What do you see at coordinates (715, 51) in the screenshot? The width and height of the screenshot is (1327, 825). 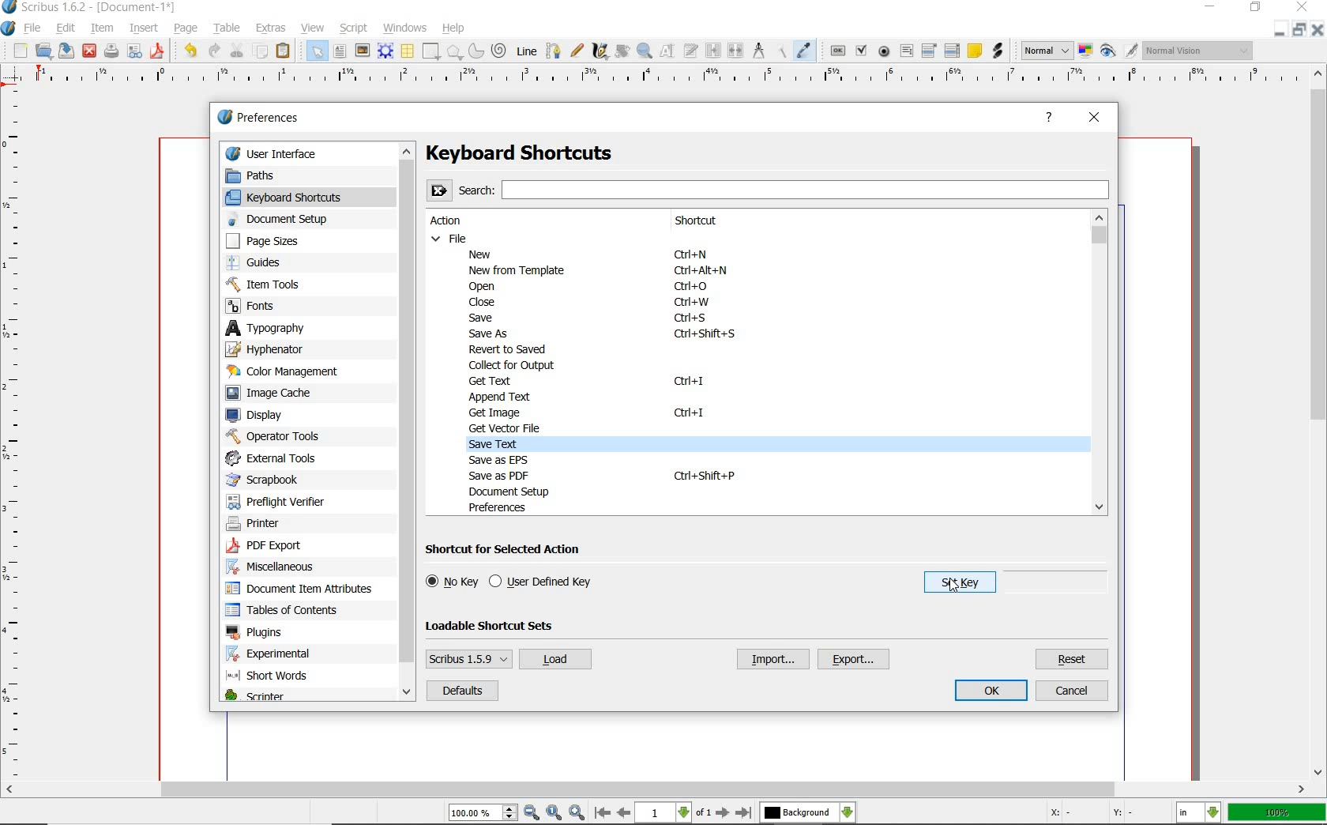 I see `link text frames` at bounding box center [715, 51].